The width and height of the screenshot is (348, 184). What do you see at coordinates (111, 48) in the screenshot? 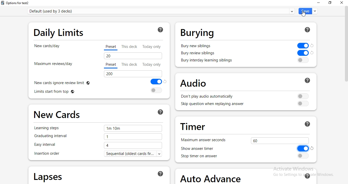
I see `preset` at bounding box center [111, 48].